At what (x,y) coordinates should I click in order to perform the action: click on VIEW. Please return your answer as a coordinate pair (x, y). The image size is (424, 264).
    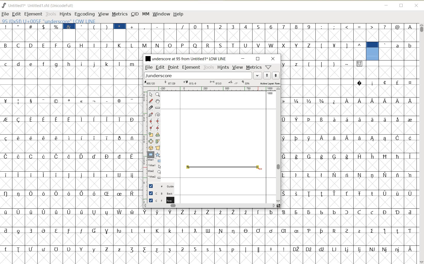
    Looking at the image, I should click on (102, 14).